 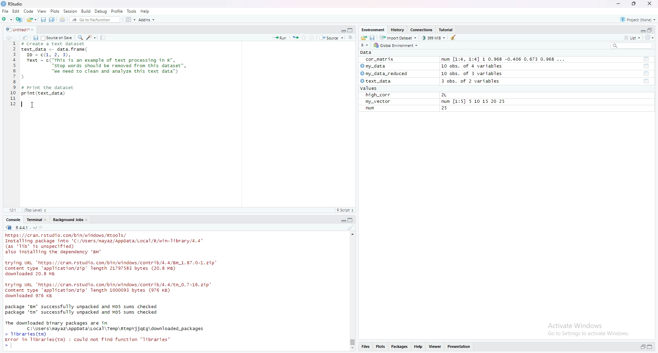 I want to click on collapse, so click(x=651, y=347).